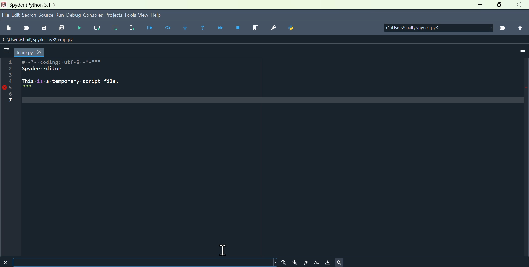 The width and height of the screenshot is (529, 267). What do you see at coordinates (156, 15) in the screenshot?
I see `help` at bounding box center [156, 15].